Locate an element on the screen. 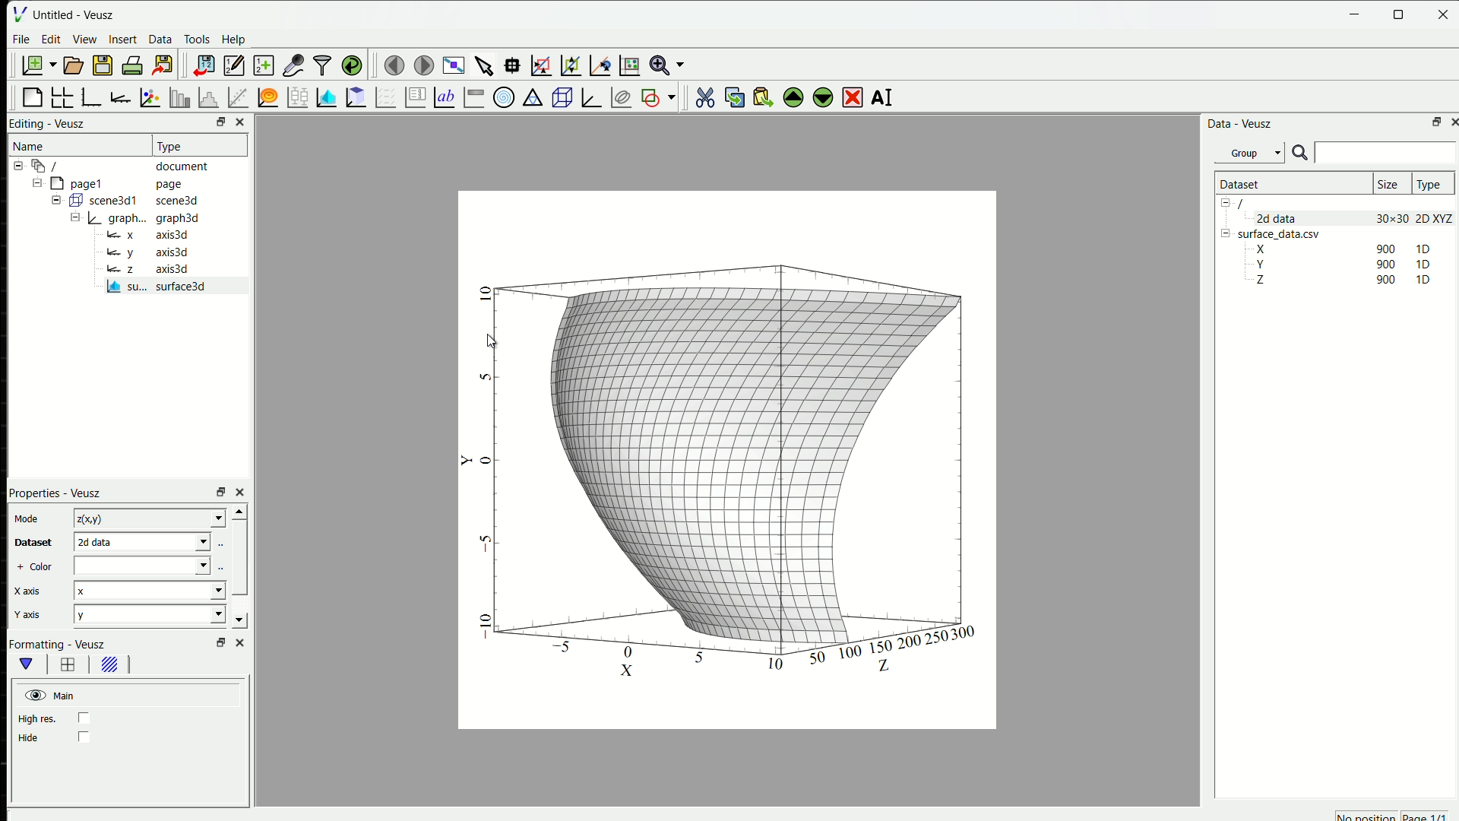 Image resolution: width=1459 pixels, height=821 pixels. Size is located at coordinates (1390, 184).